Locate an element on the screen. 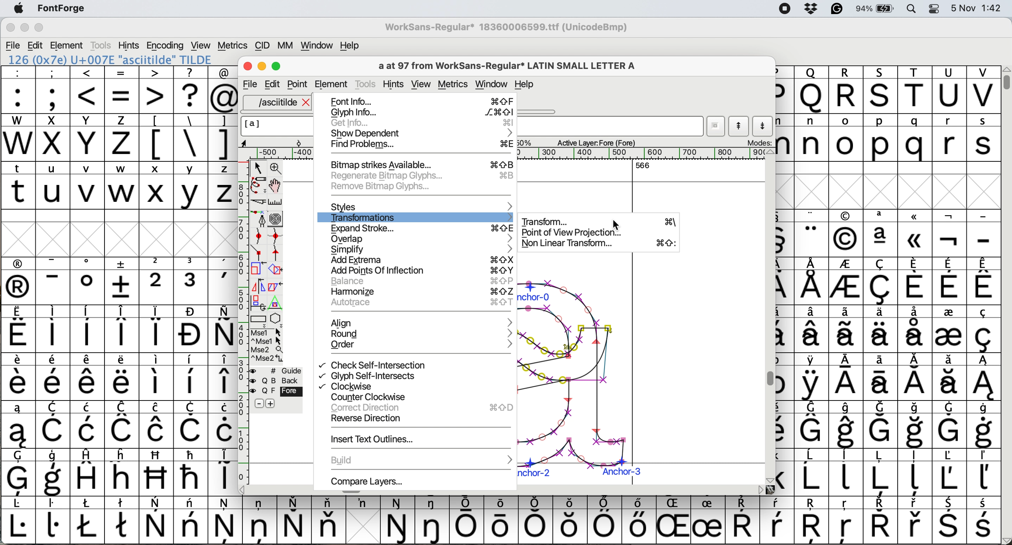 This screenshot has height=545, width=1012. symbol is located at coordinates (847, 425).